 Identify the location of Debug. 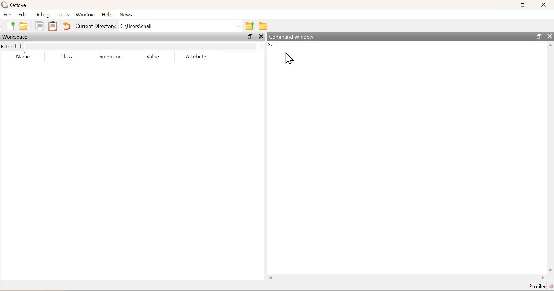
(42, 14).